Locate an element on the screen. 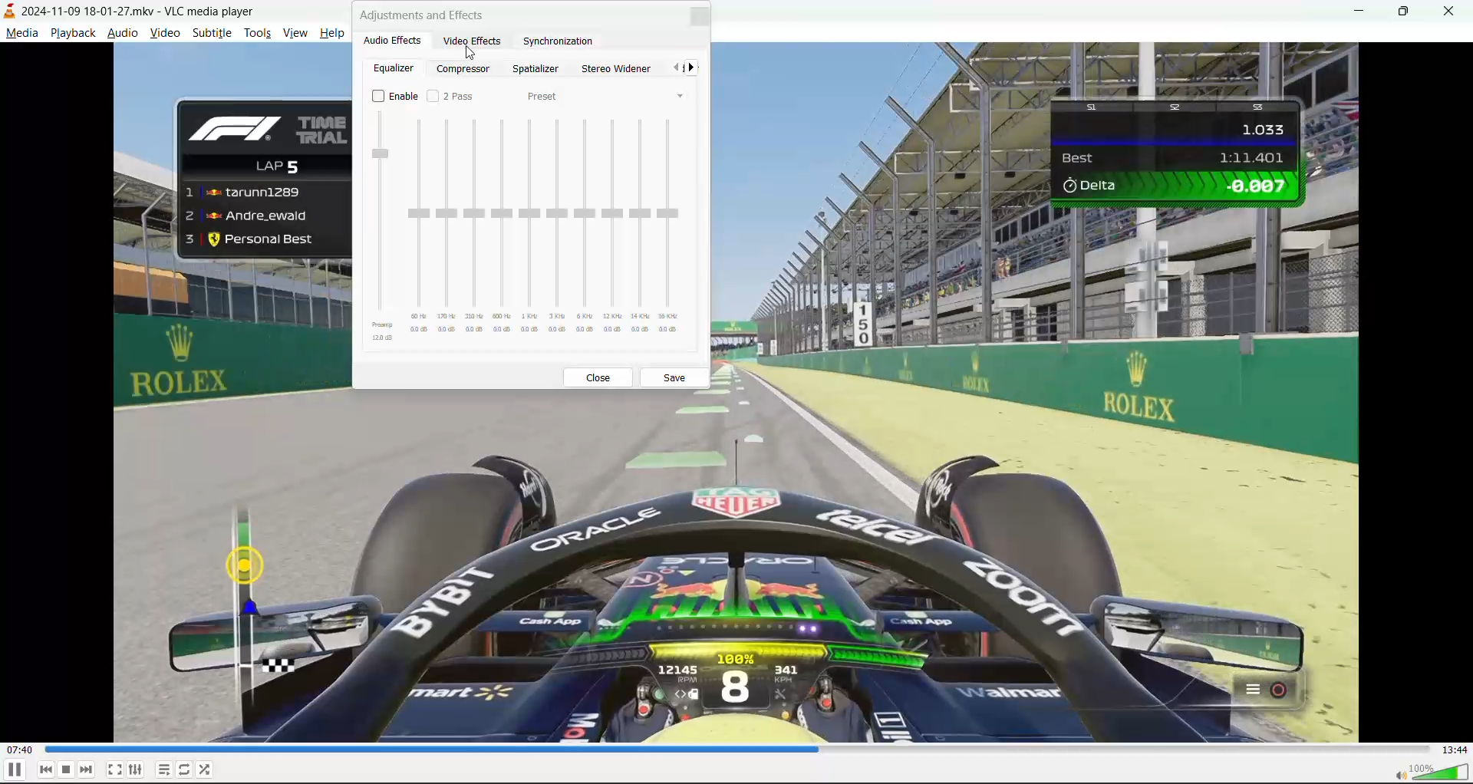  compressor is located at coordinates (468, 69).